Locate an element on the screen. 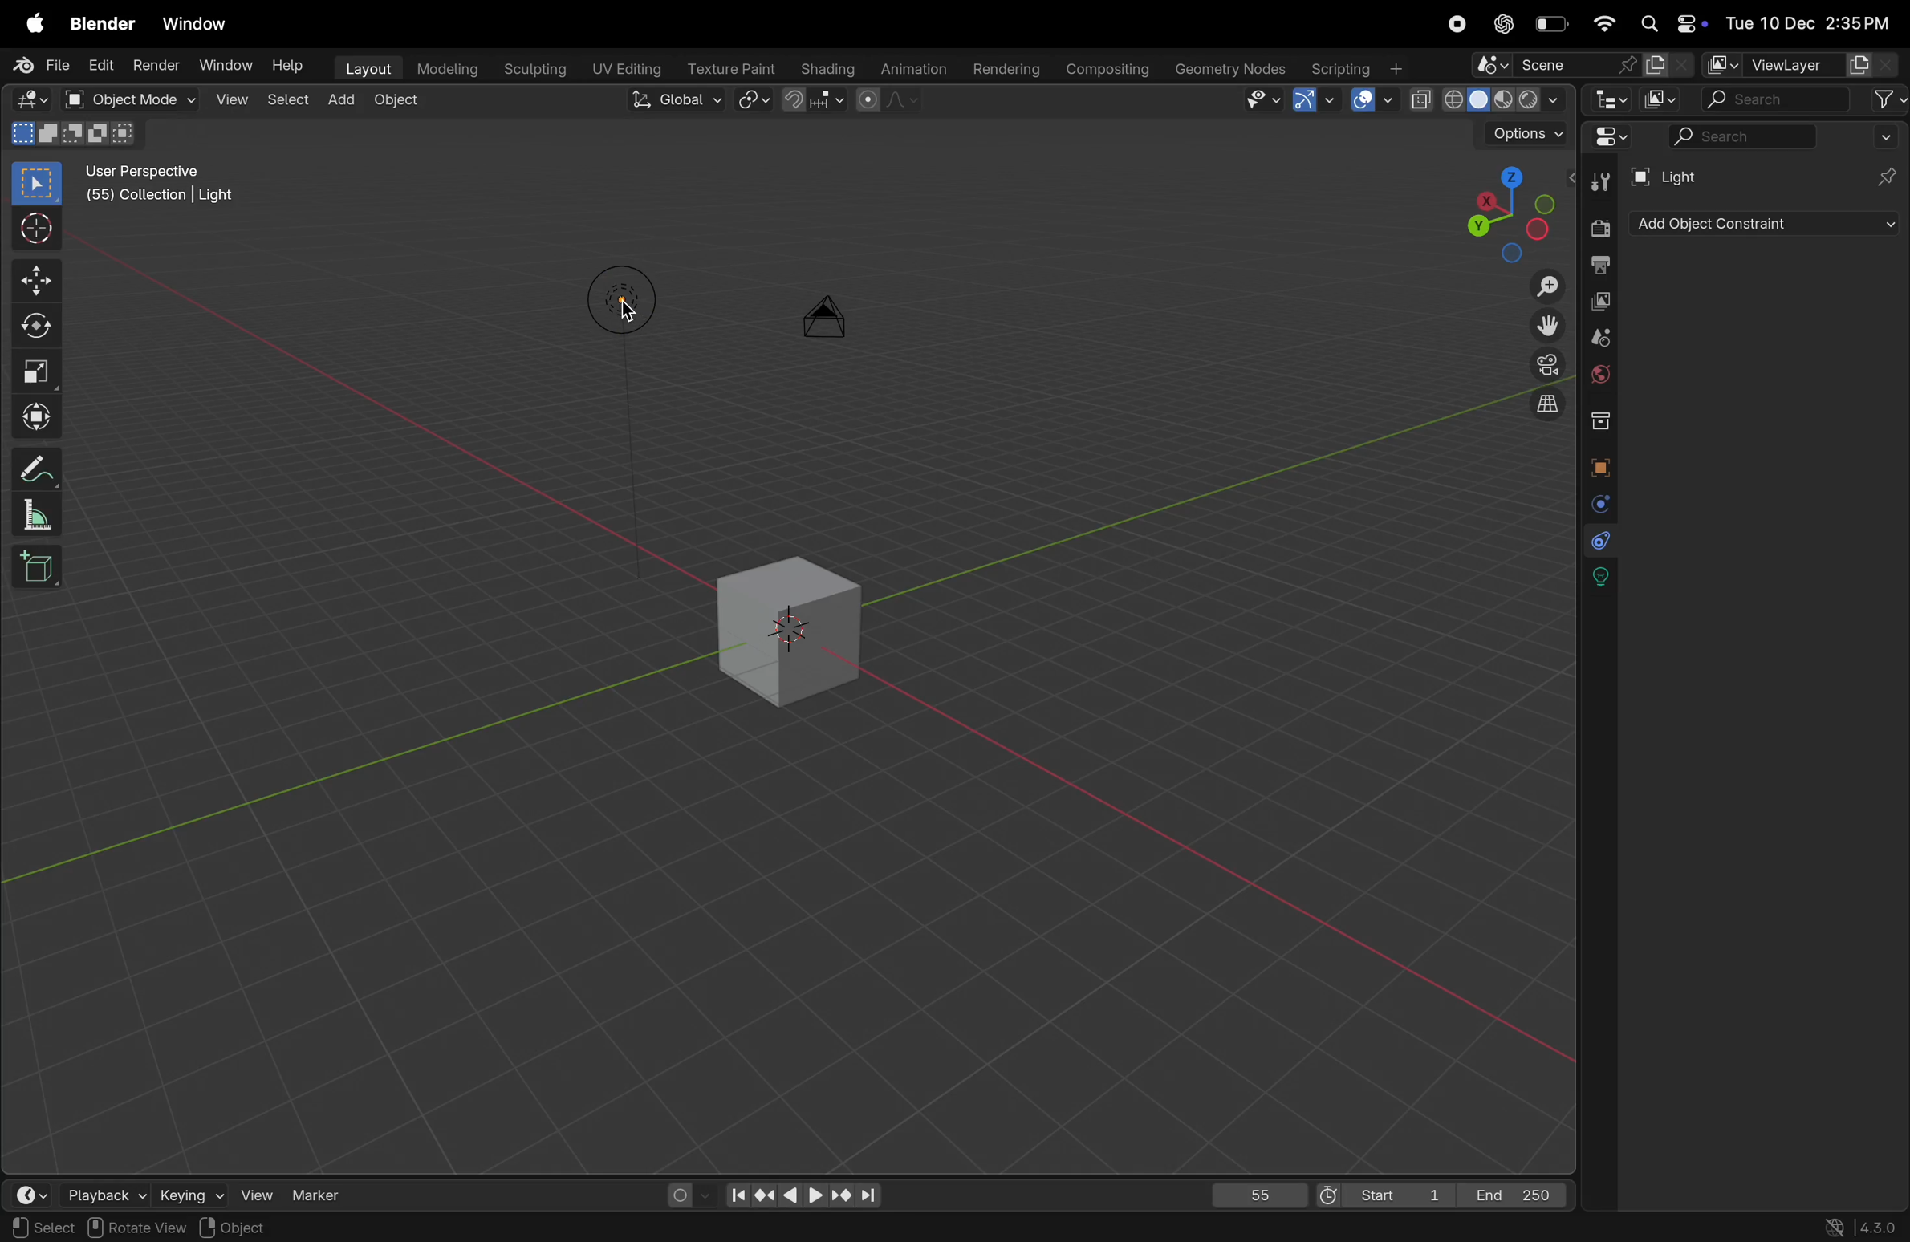  object is located at coordinates (1603, 465).